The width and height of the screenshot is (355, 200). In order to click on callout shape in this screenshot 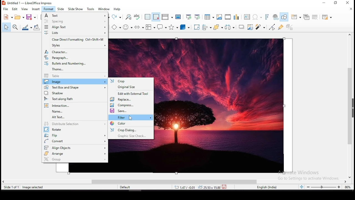, I will do `click(162, 28)`.